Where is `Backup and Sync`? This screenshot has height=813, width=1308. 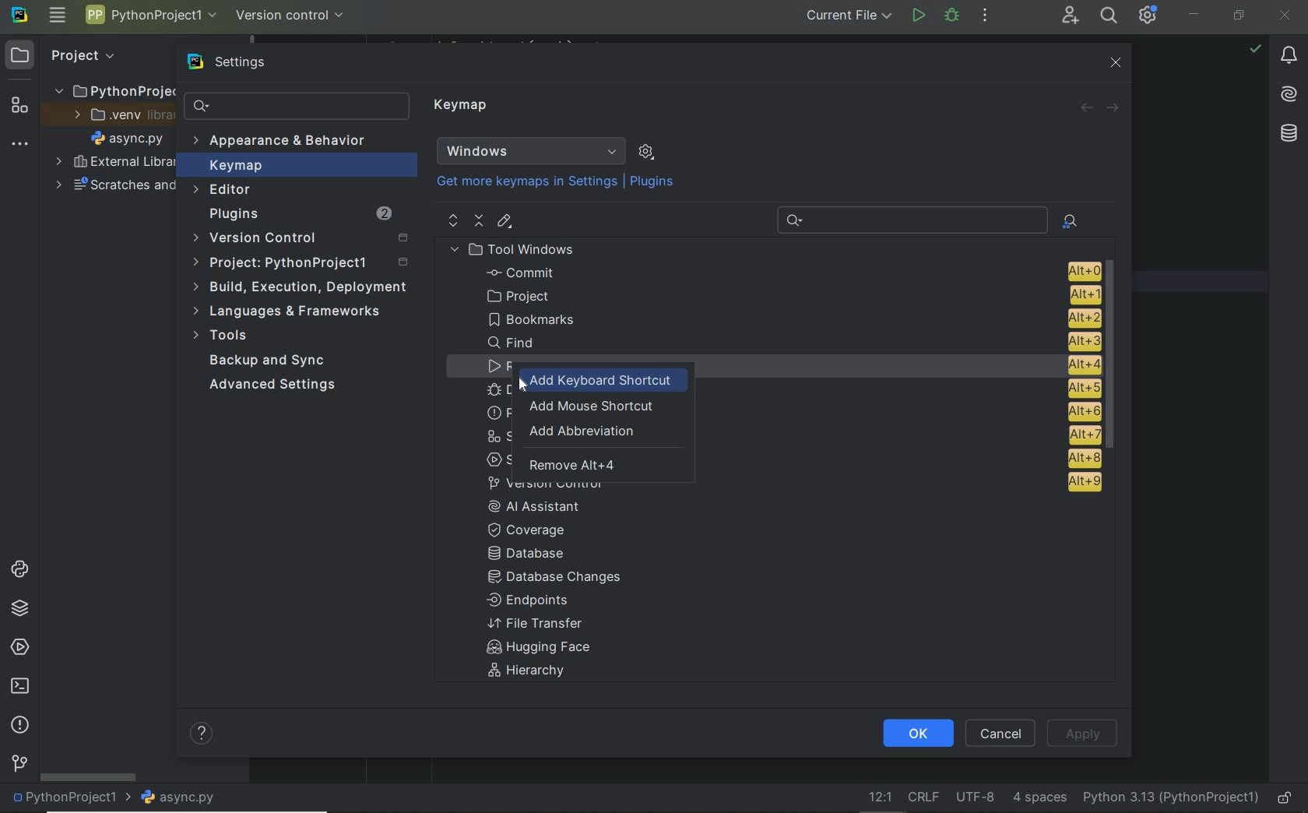
Backup and Sync is located at coordinates (269, 361).